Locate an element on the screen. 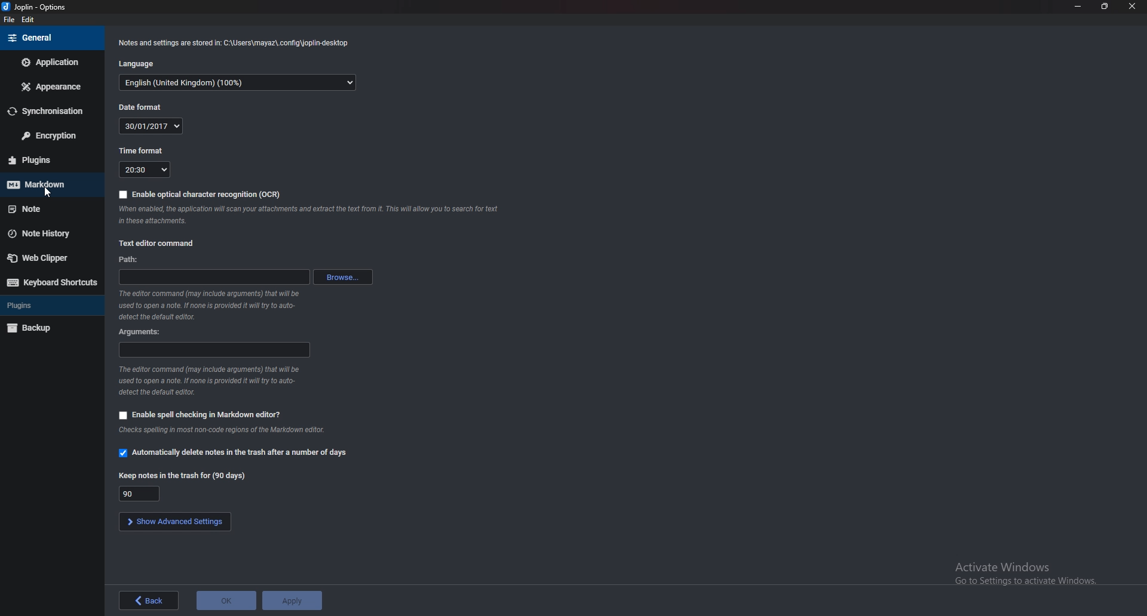 The width and height of the screenshot is (1147, 616). close is located at coordinates (1131, 7).